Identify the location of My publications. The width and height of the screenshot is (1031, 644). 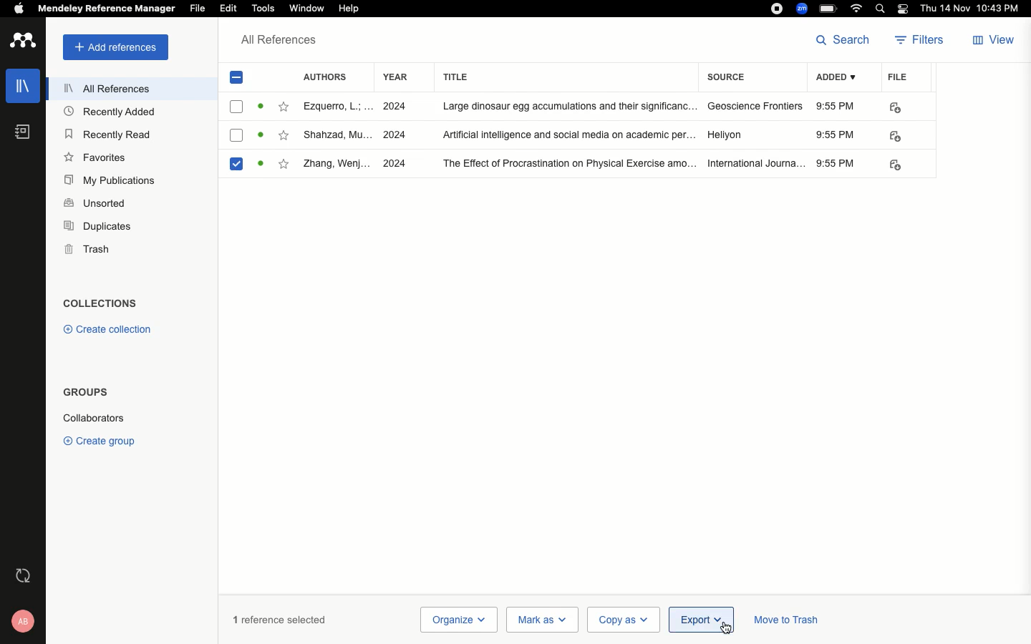
(113, 181).